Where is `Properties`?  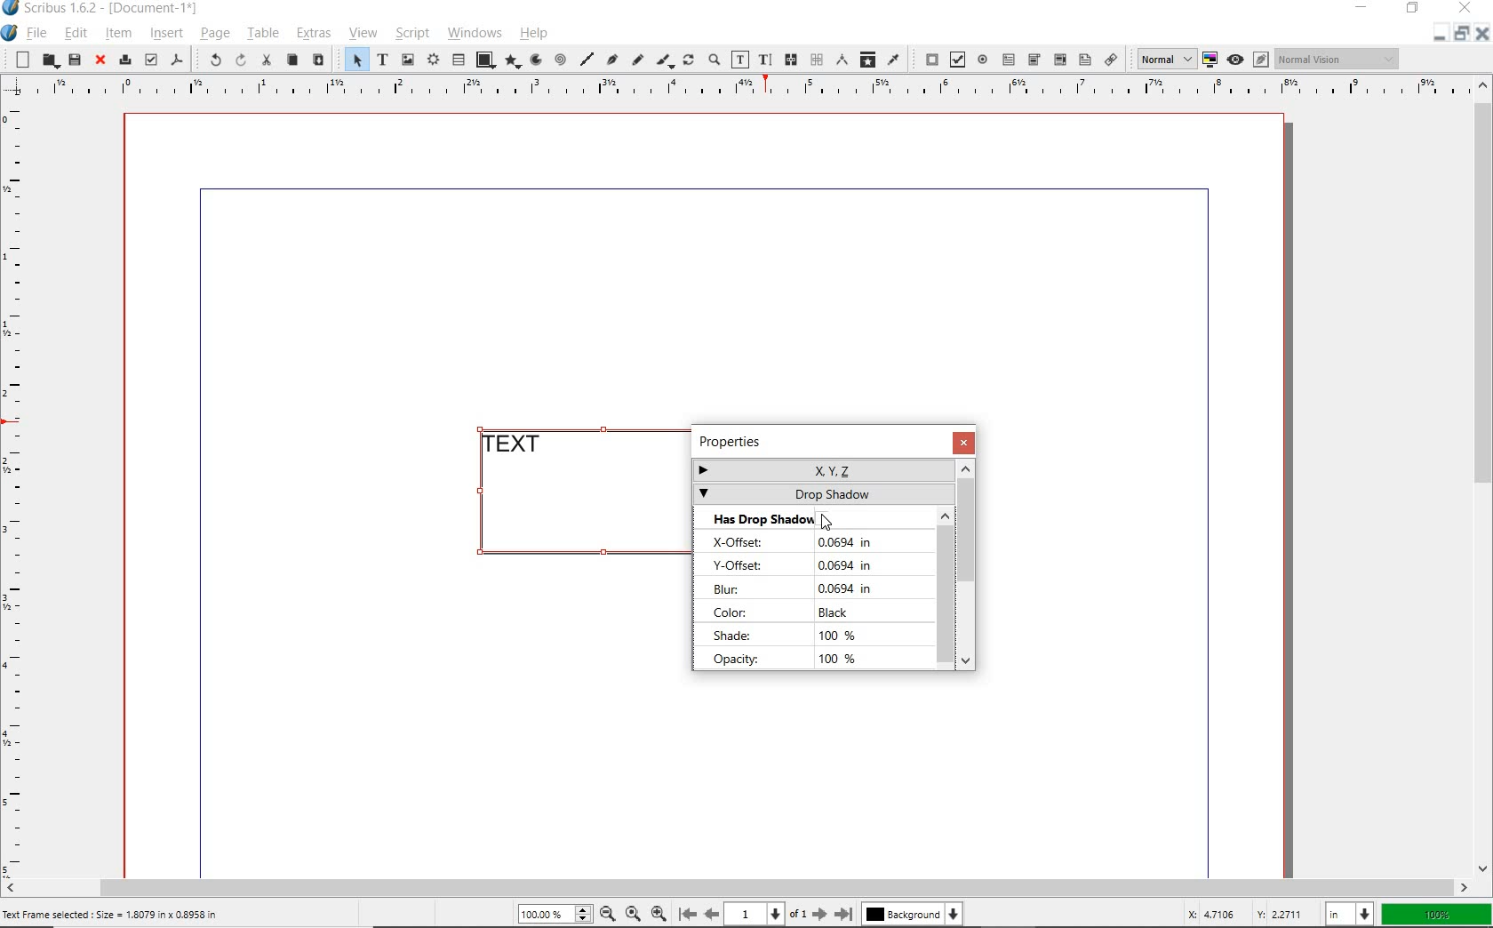
Properties is located at coordinates (753, 440).